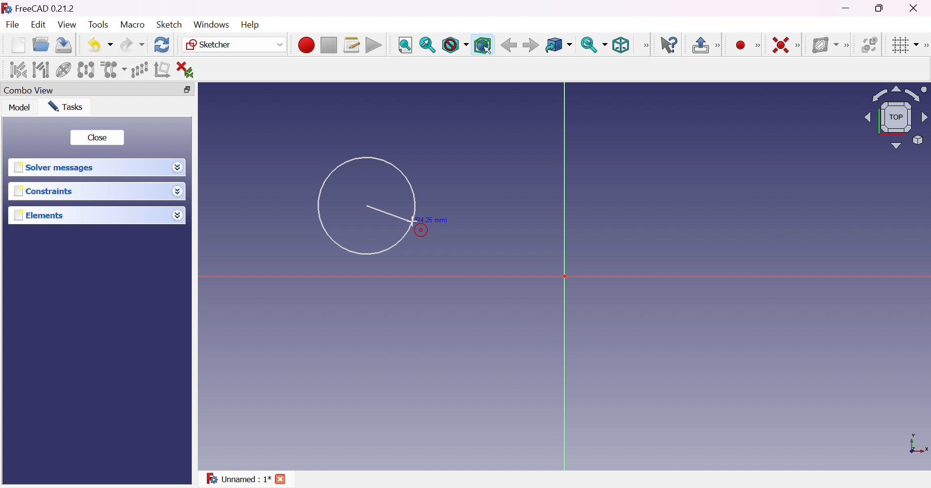  Describe the element at coordinates (38, 26) in the screenshot. I see `Edit` at that location.